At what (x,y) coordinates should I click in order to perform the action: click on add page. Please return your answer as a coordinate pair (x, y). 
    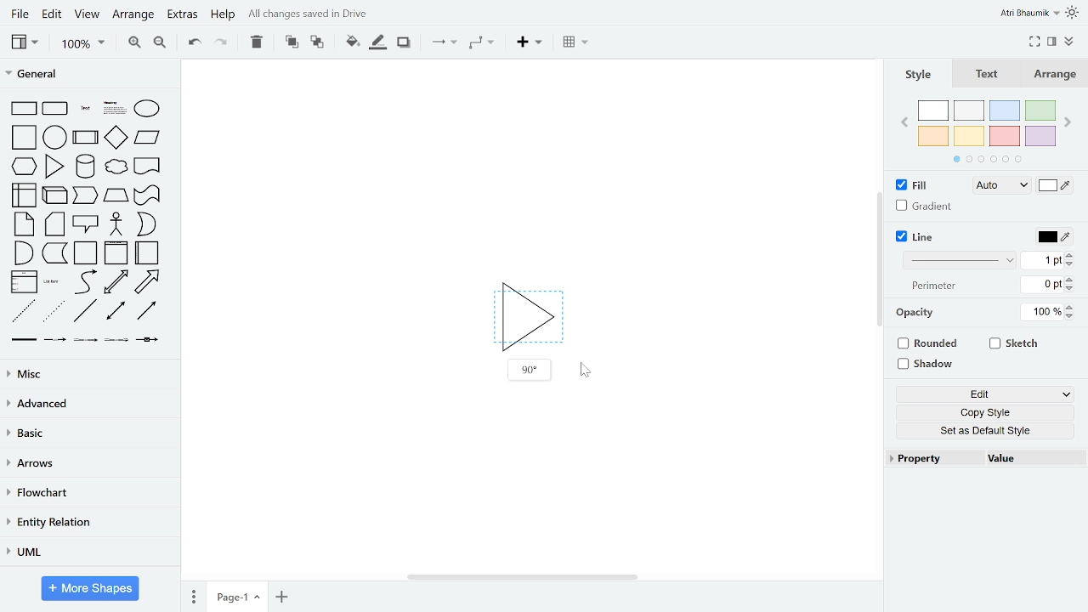
    Looking at the image, I should click on (280, 595).